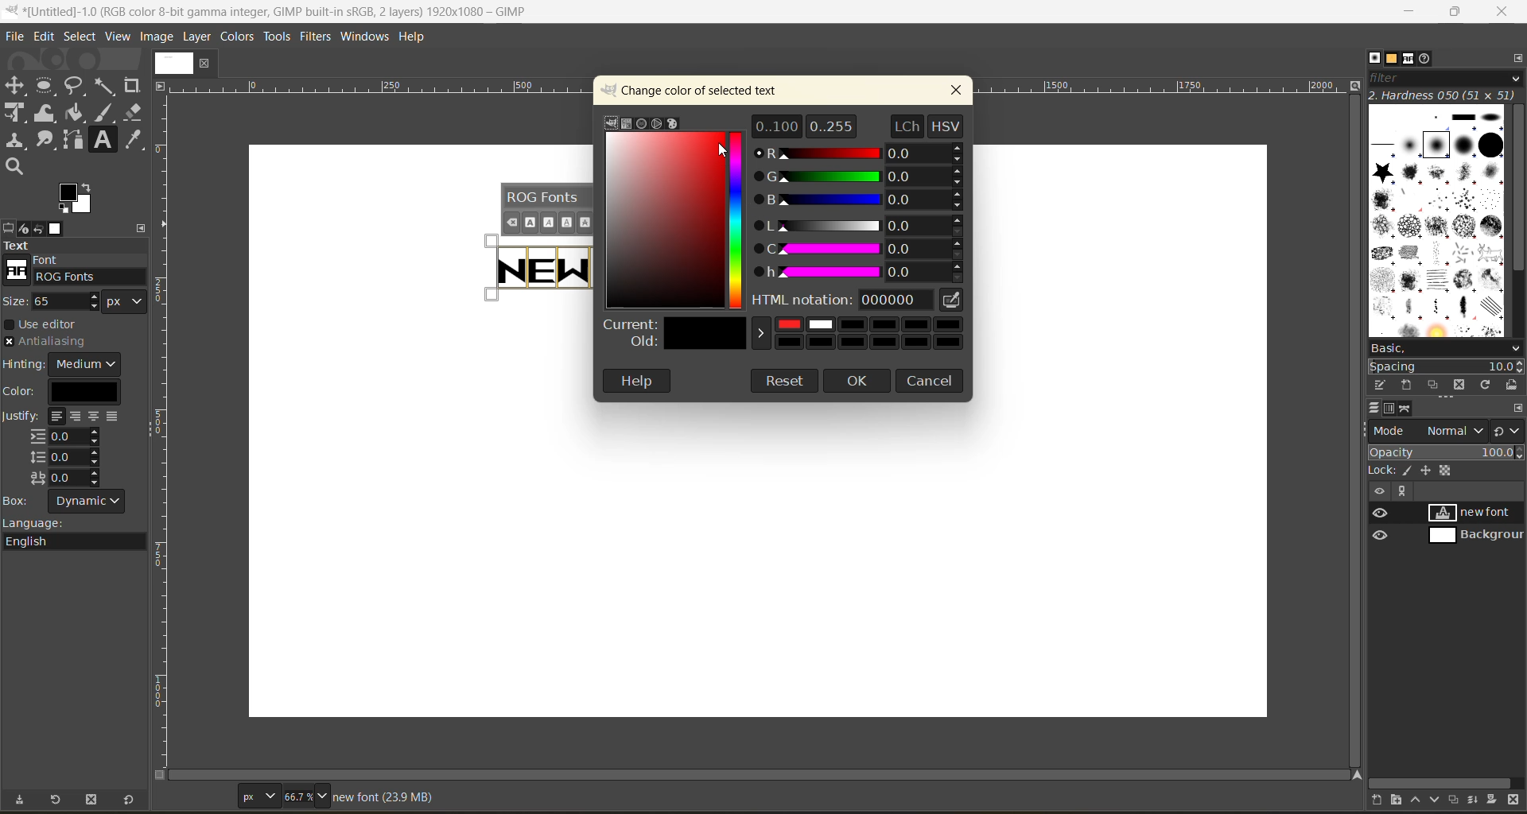 This screenshot has width=1527, height=814. Describe the element at coordinates (674, 122) in the screenshot. I see `palette` at that location.